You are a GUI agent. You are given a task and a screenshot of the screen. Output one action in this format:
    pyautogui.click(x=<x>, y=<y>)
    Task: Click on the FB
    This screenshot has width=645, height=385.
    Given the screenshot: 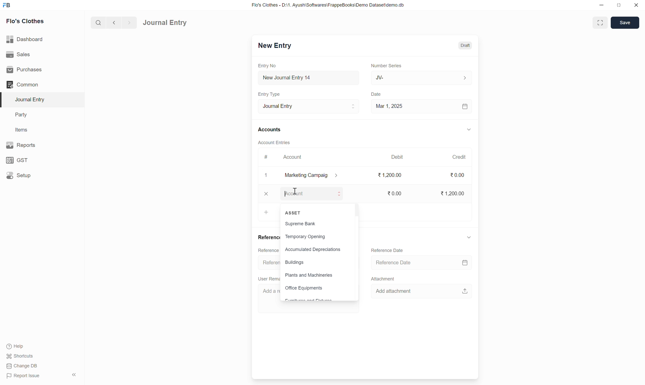 What is the action you would take?
    pyautogui.click(x=7, y=5)
    